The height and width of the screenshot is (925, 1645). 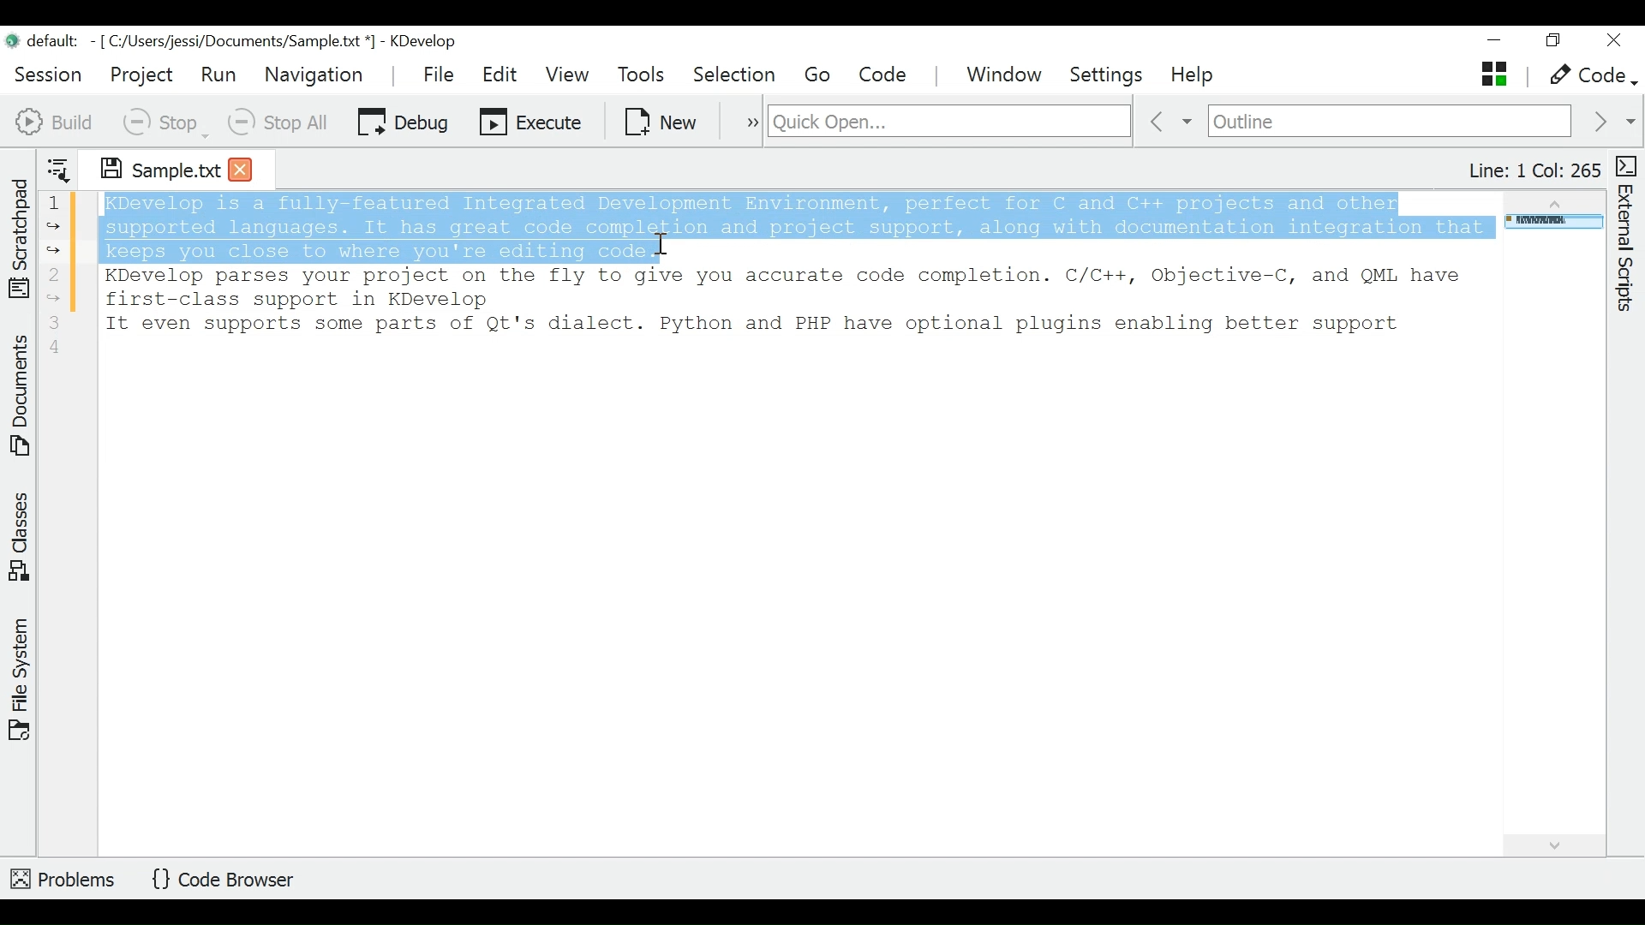 I want to click on Quick Open..., so click(x=947, y=122).